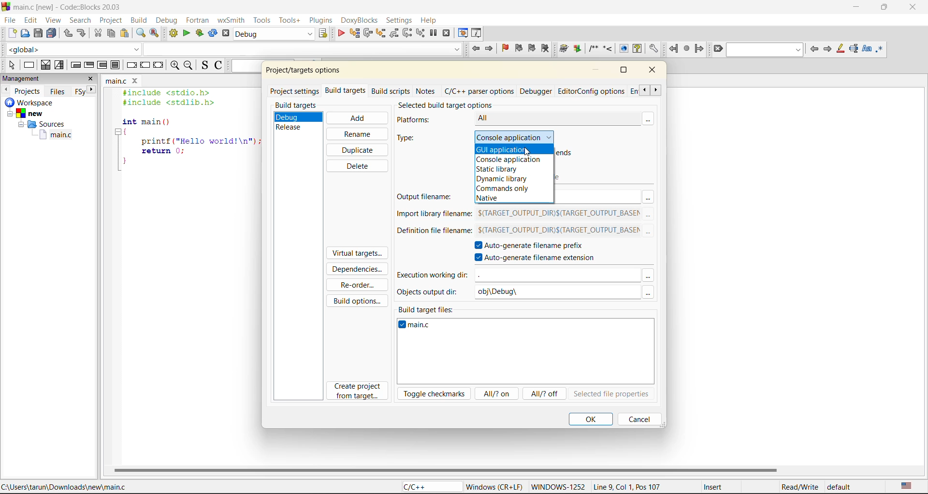  I want to click on selected text, so click(854, 49).